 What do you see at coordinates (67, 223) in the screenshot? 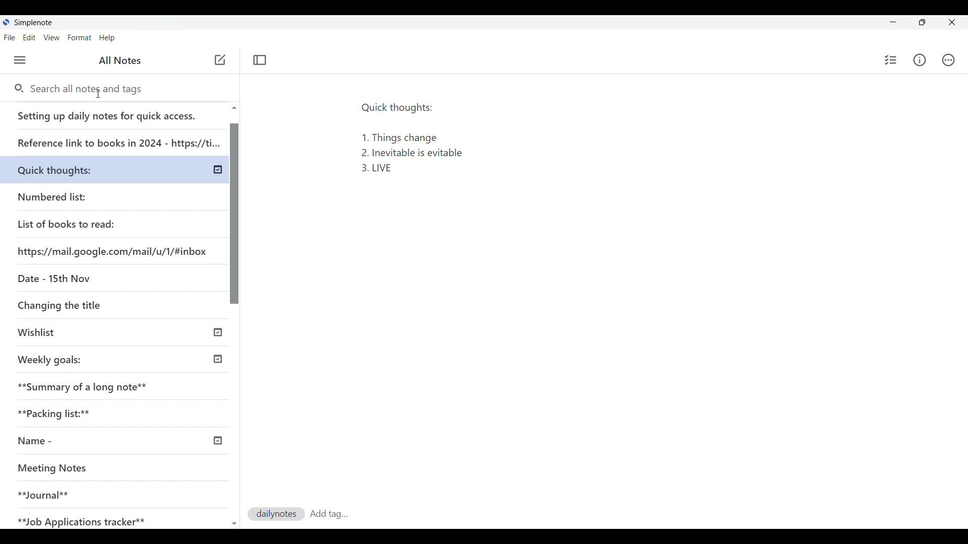
I see `List of books` at bounding box center [67, 223].